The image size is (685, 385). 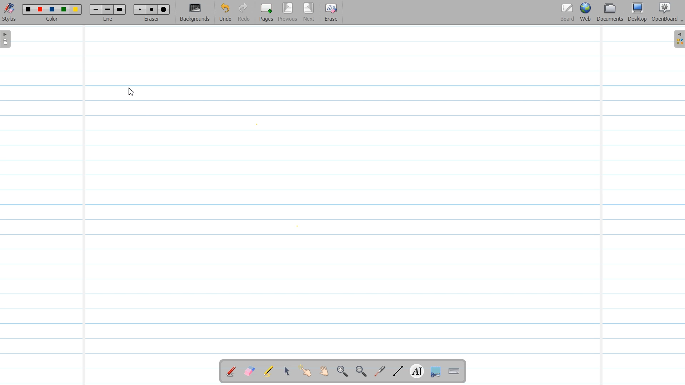 I want to click on Capture part of the screen, so click(x=435, y=372).